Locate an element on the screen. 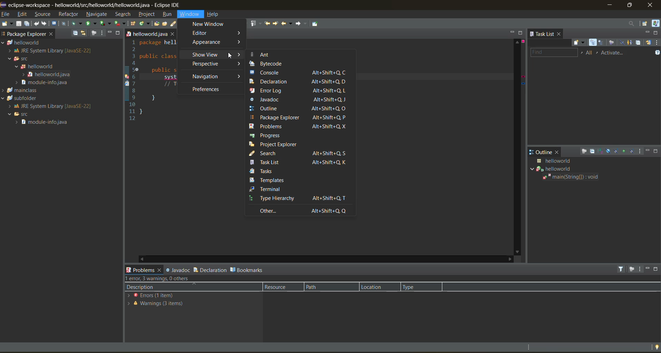 The width and height of the screenshot is (661, 353). location is located at coordinates (378, 288).